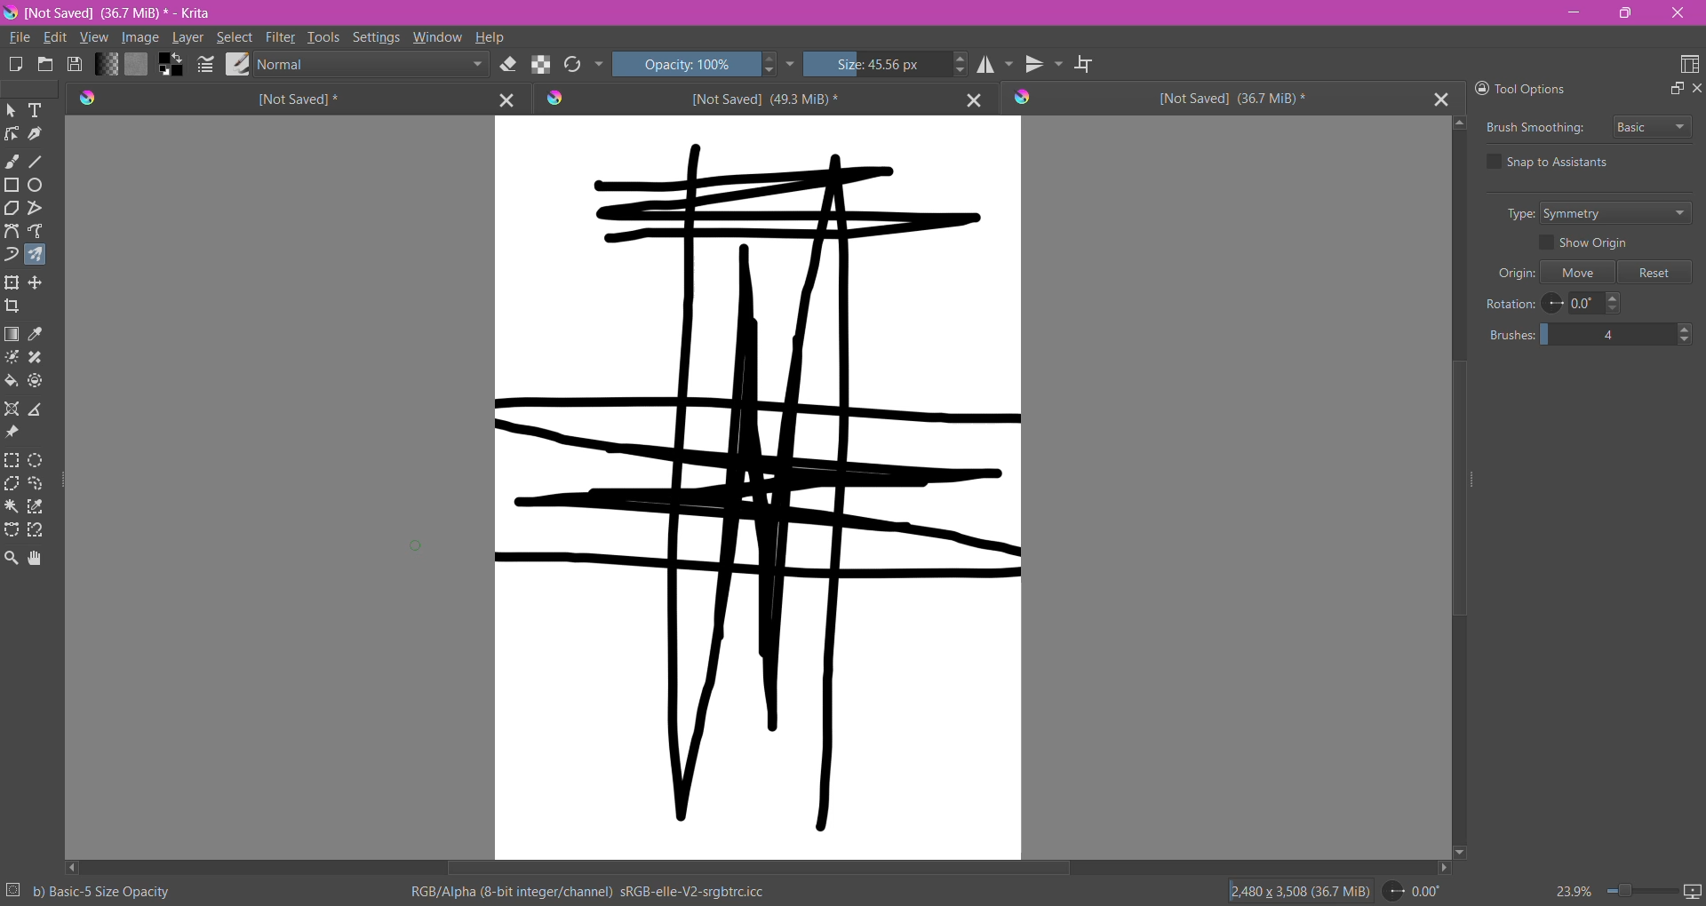 Image resolution: width=1706 pixels, height=906 pixels. What do you see at coordinates (1295, 892) in the screenshot?
I see `Image Size` at bounding box center [1295, 892].